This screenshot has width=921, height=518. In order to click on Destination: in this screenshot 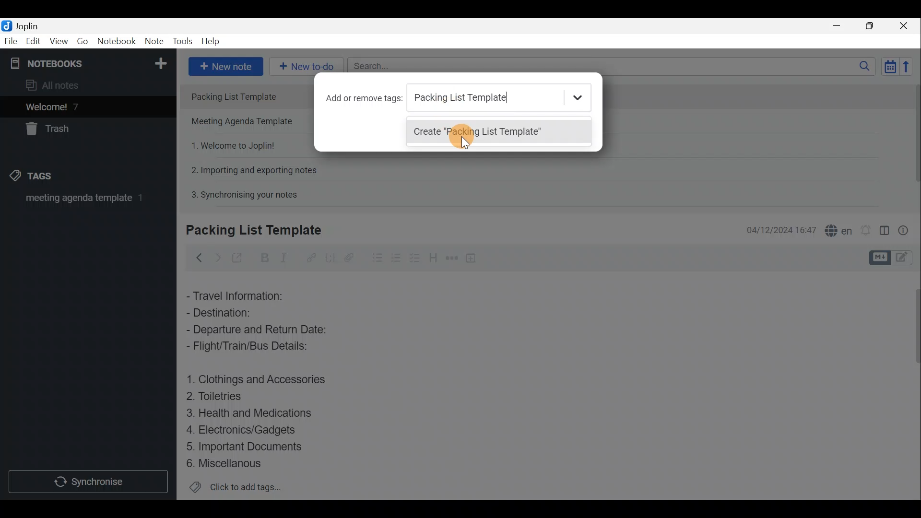, I will do `click(239, 313)`.